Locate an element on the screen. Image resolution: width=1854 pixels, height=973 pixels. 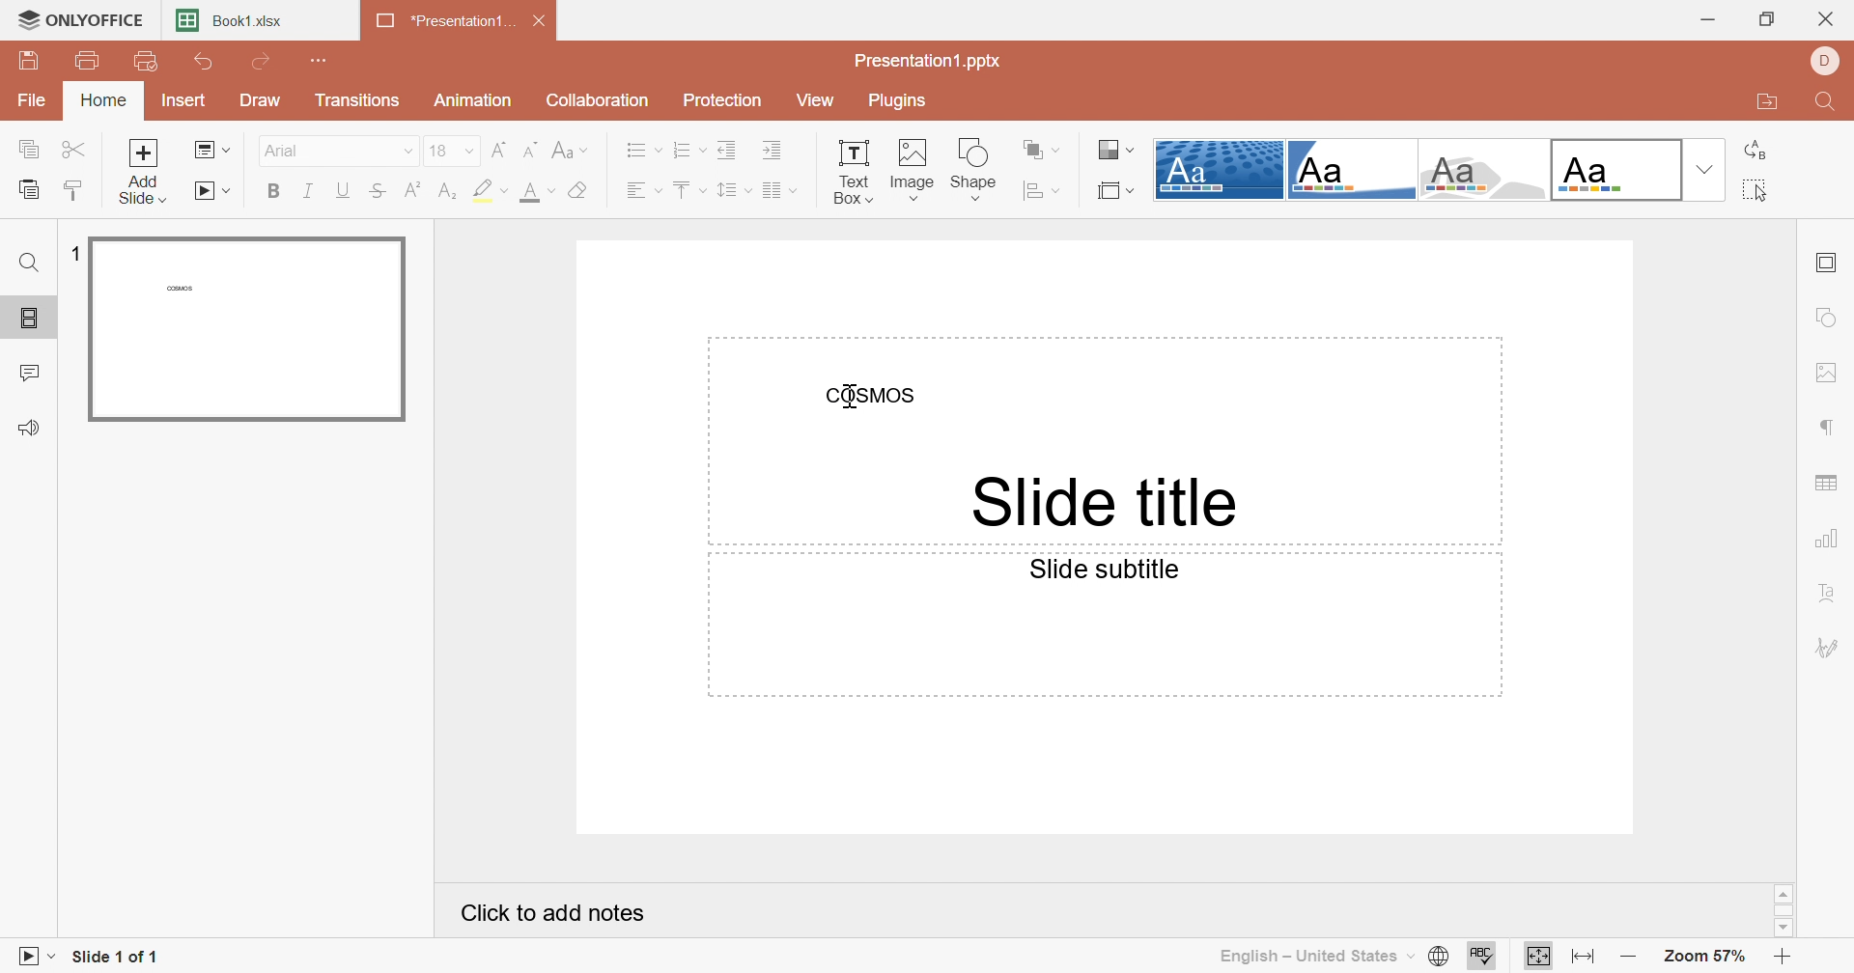
Undo is located at coordinates (209, 65).